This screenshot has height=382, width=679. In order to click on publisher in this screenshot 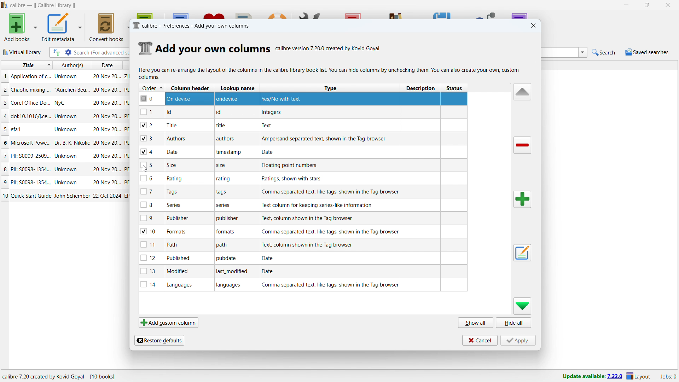, I will do `click(181, 219)`.